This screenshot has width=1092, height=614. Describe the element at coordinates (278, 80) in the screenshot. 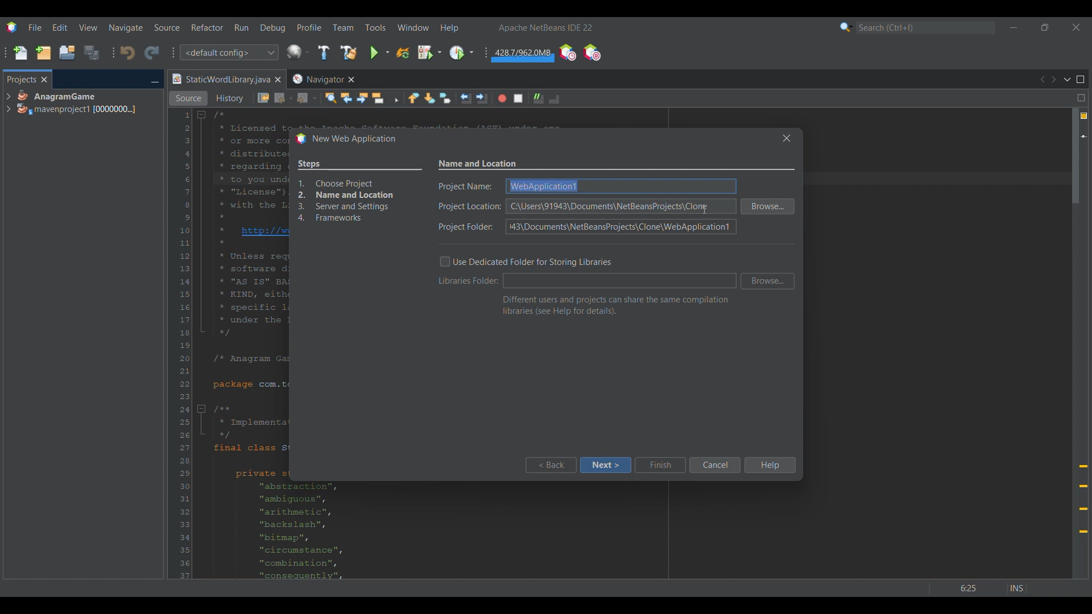

I see `Close` at that location.